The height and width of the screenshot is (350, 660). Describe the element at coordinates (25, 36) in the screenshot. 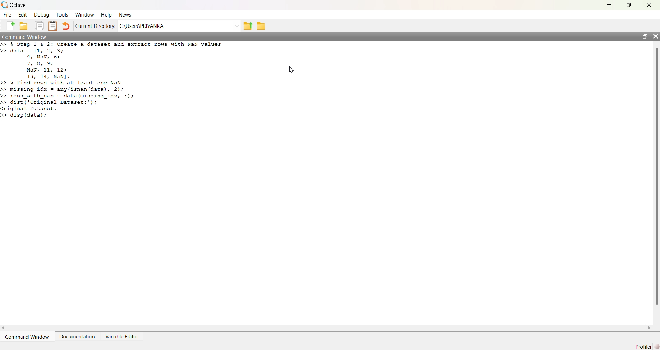

I see `Command Window` at that location.